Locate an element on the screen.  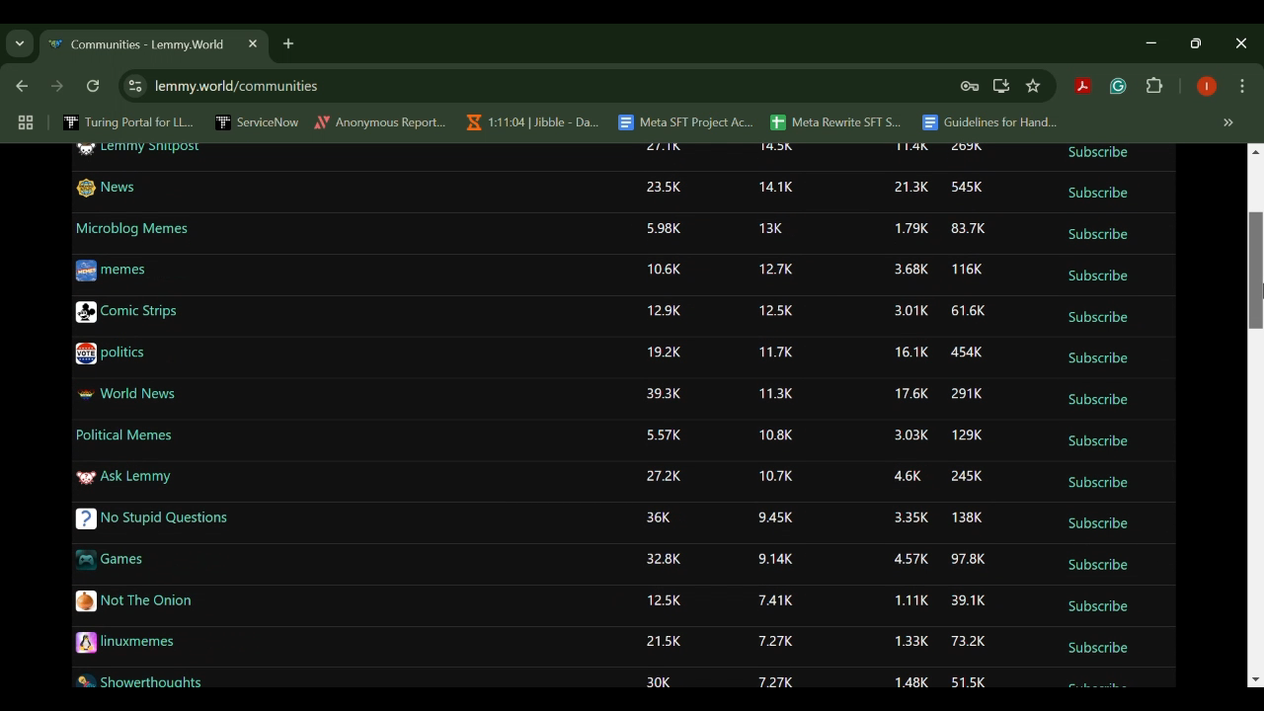
14.5K is located at coordinates (776, 146).